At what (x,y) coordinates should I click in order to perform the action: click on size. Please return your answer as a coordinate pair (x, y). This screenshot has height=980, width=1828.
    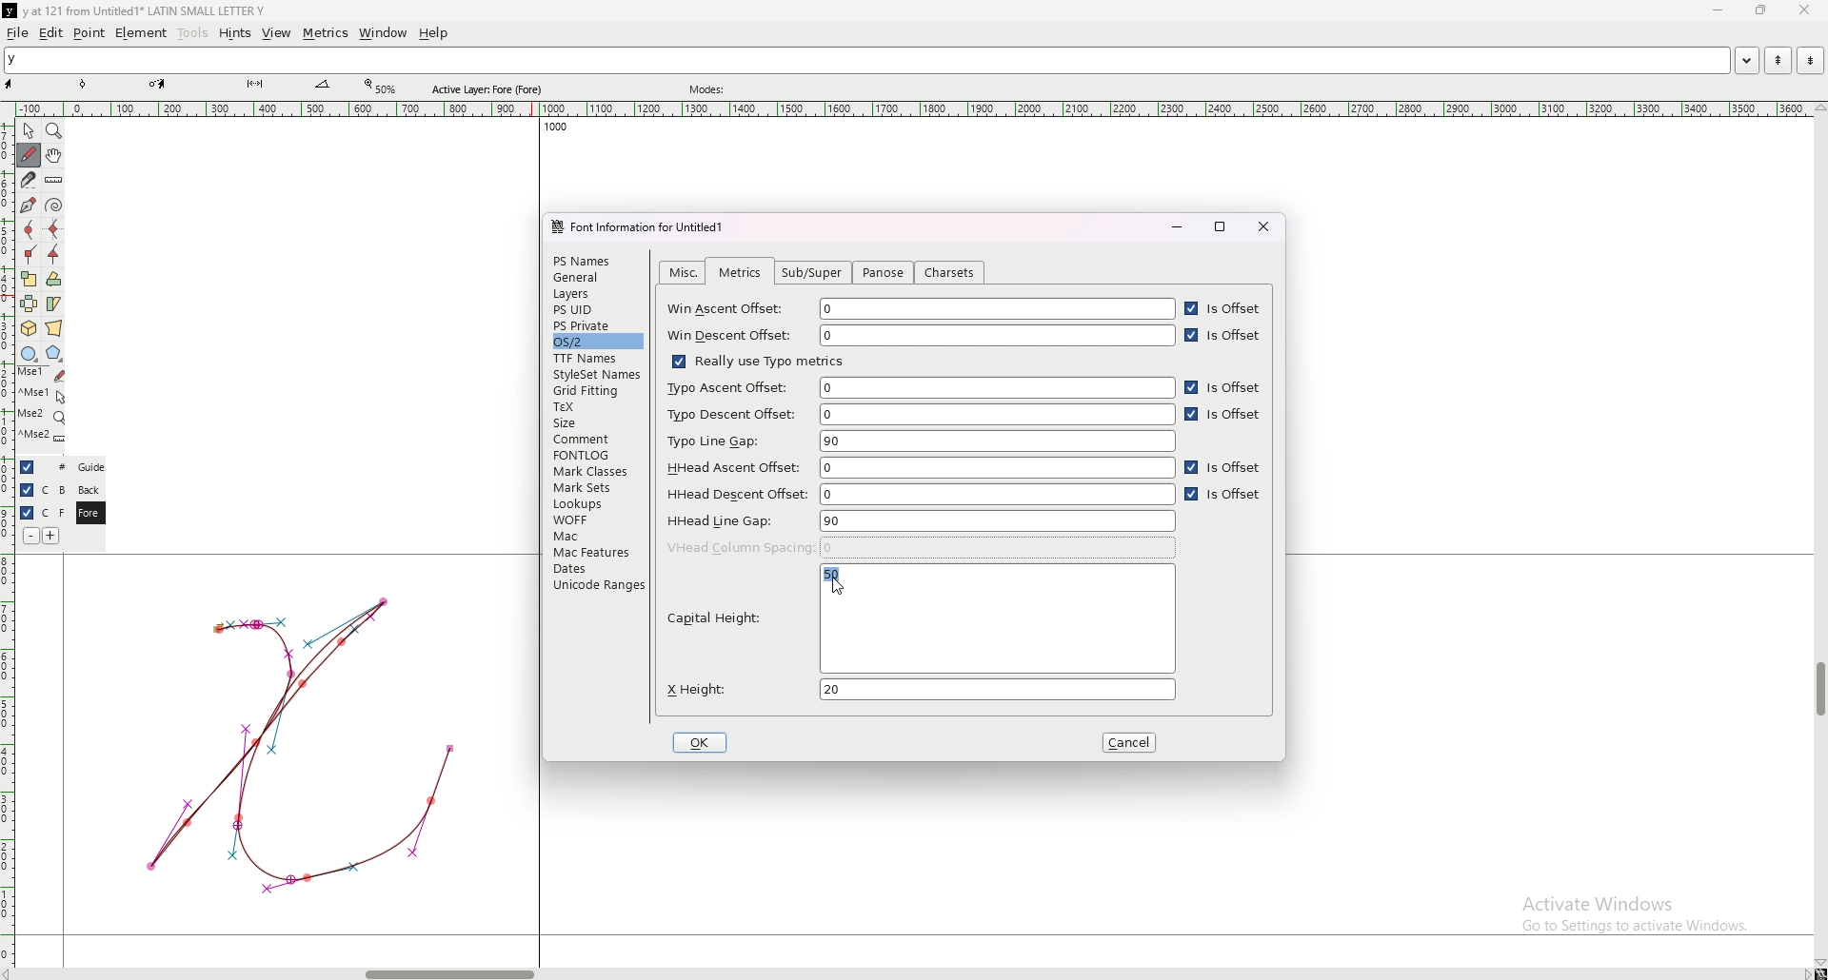
    Looking at the image, I should click on (597, 422).